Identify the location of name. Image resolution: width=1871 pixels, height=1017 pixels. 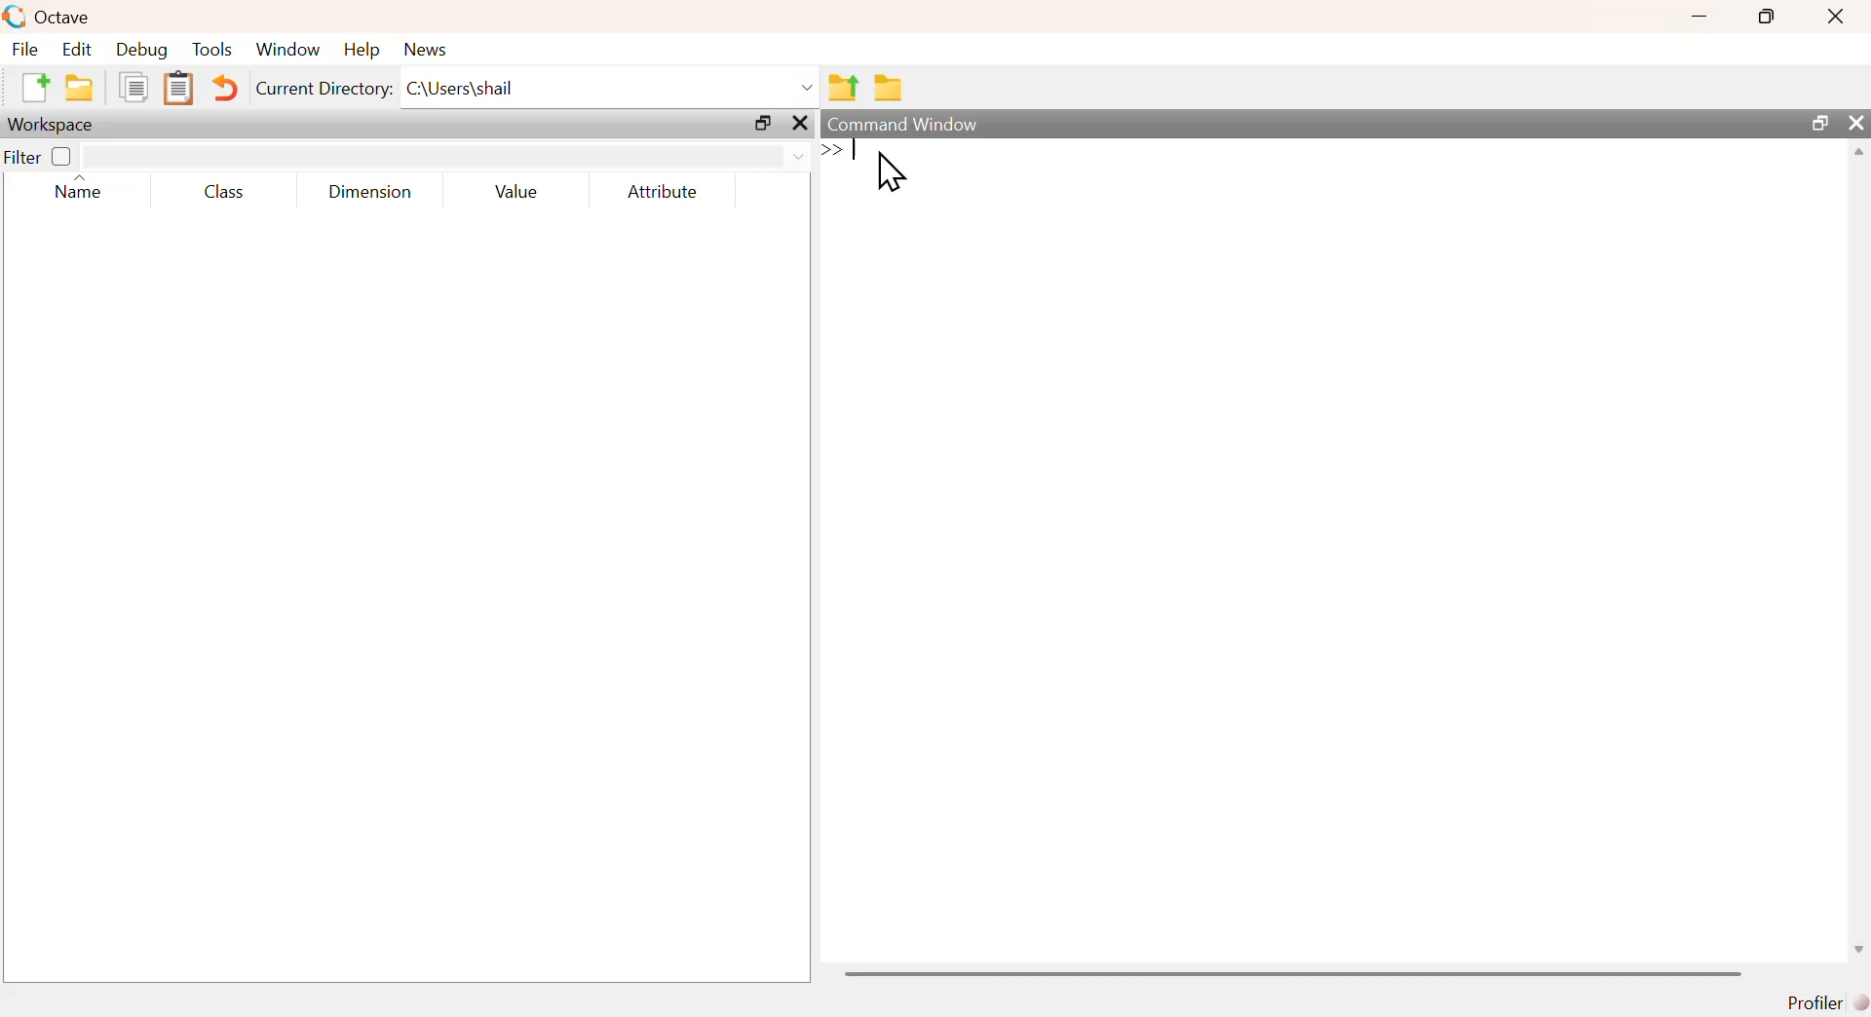
(80, 196).